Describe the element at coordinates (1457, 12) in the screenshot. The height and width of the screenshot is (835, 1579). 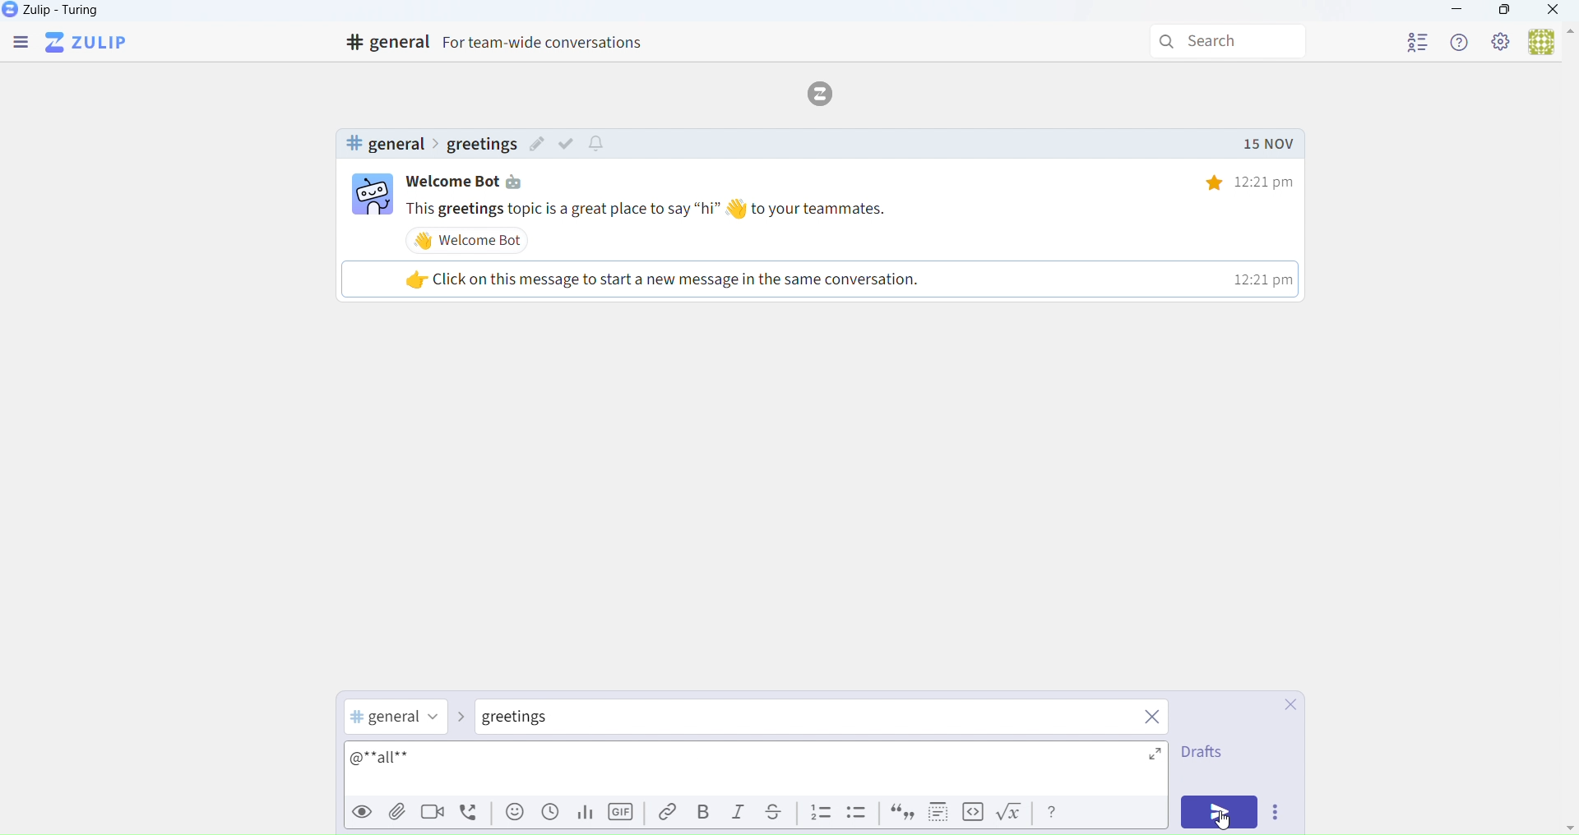
I see `Minimize` at that location.